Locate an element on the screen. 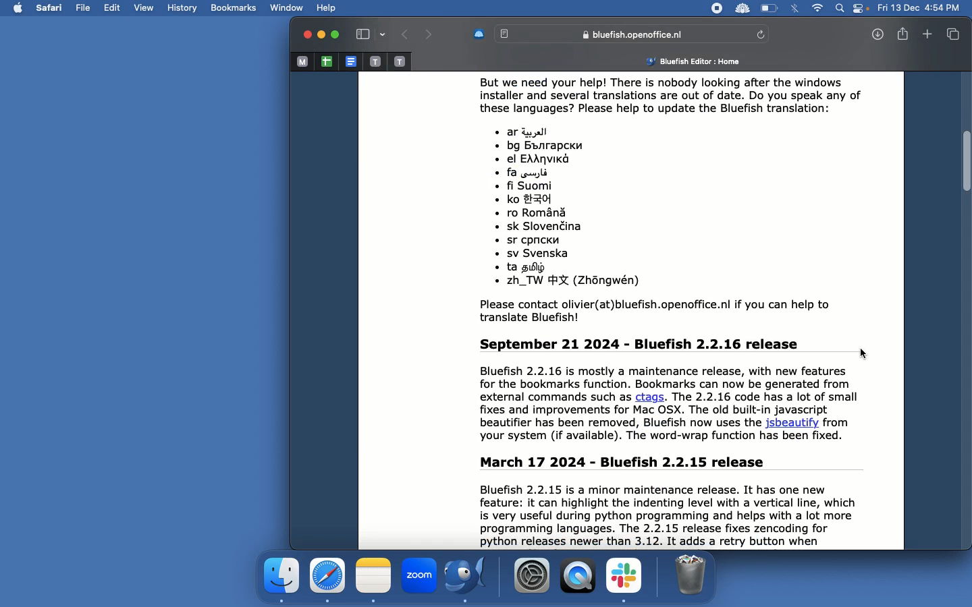  Apple logo is located at coordinates (18, 7).